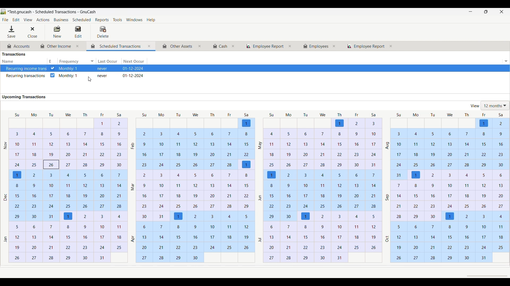  Describe the element at coordinates (76, 61) in the screenshot. I see `Frequency column, current sorting` at that location.